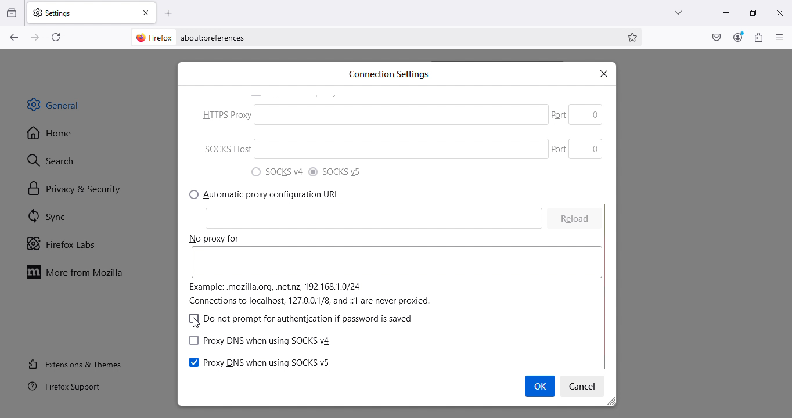 Image resolution: width=792 pixels, height=418 pixels. I want to click on General, so click(57, 104).